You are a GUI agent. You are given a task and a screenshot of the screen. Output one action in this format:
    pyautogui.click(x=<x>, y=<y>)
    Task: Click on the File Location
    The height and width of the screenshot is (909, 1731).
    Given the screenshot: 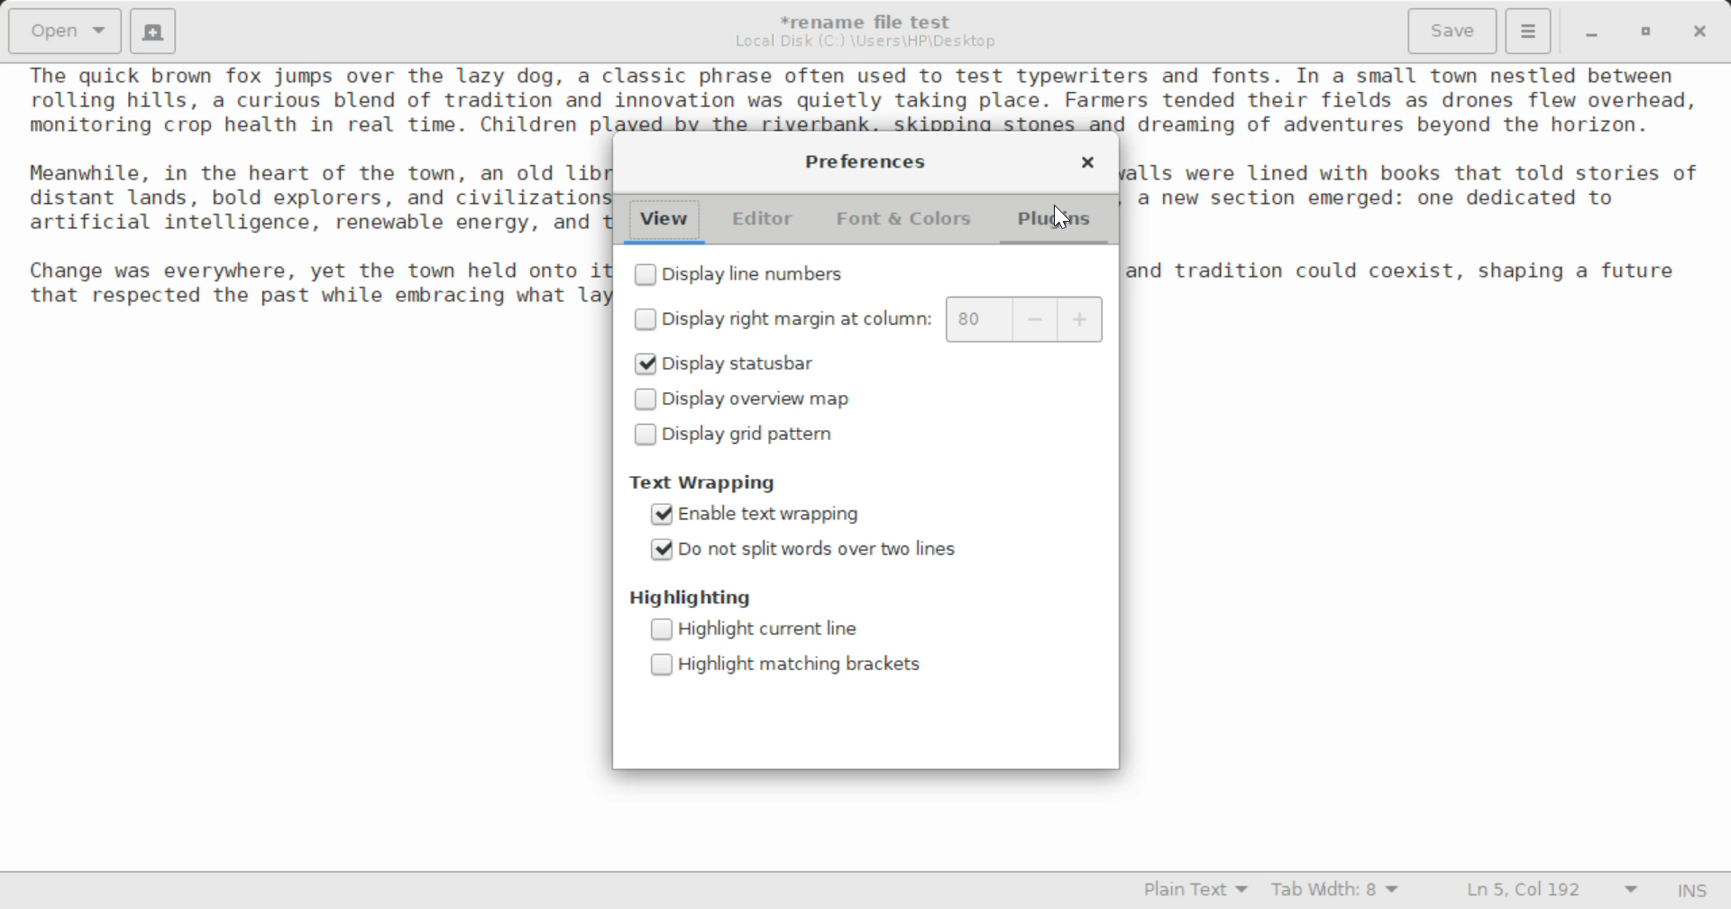 What is the action you would take?
    pyautogui.click(x=865, y=41)
    